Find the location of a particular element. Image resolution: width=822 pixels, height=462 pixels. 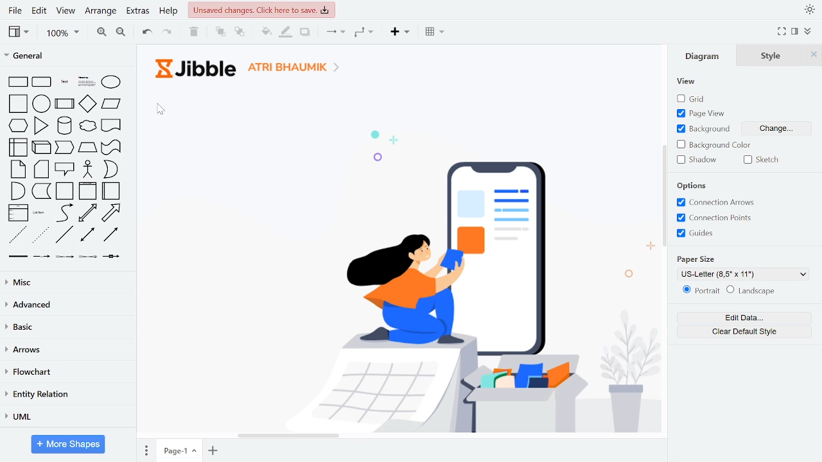

add page is located at coordinates (212, 451).